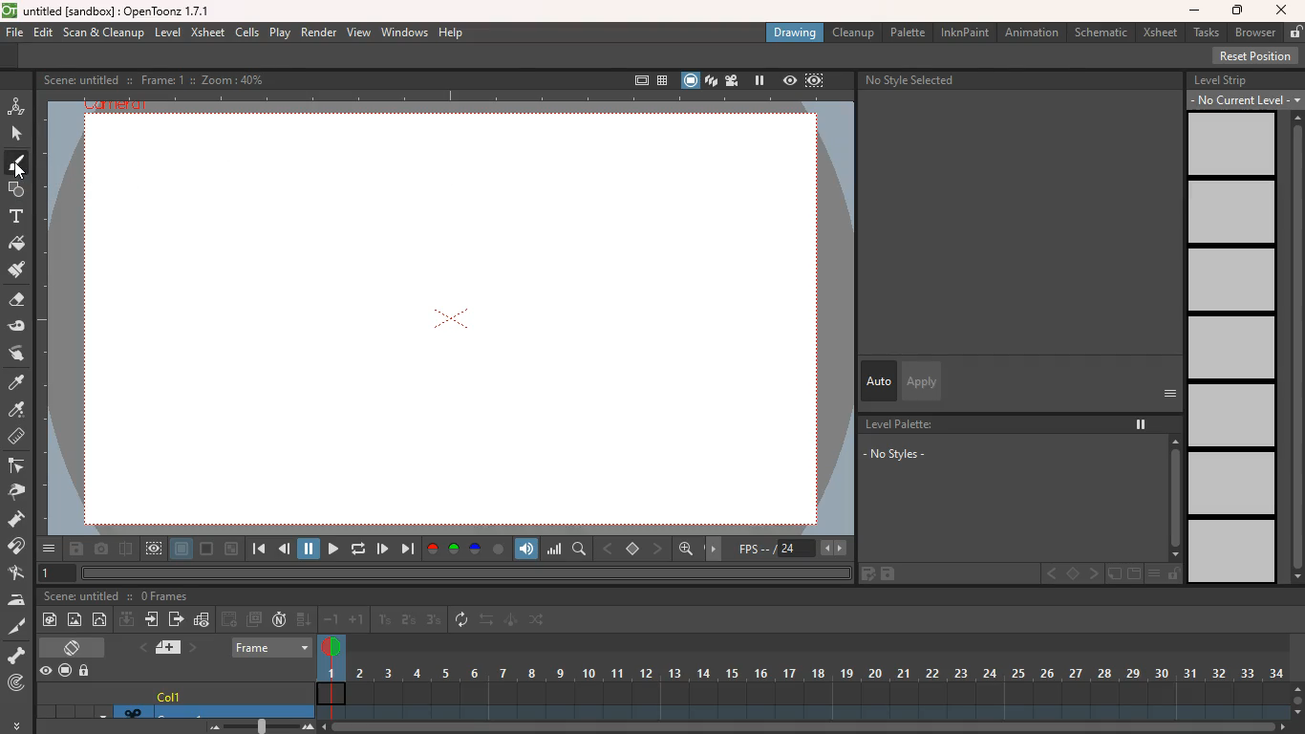 The image size is (1305, 734). I want to click on render, so click(317, 33).